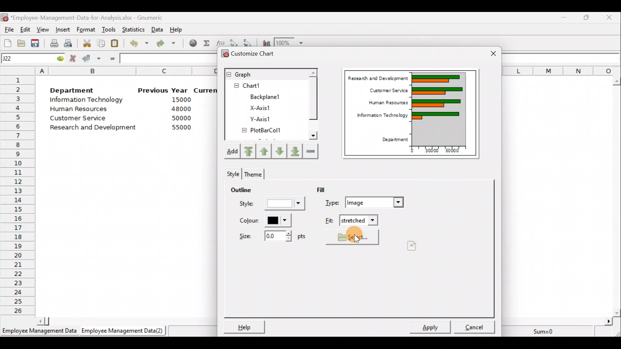 Image resolution: width=621 pixels, height=349 pixels. Describe the element at coordinates (192, 44) in the screenshot. I see `Insert hyperlink` at that location.